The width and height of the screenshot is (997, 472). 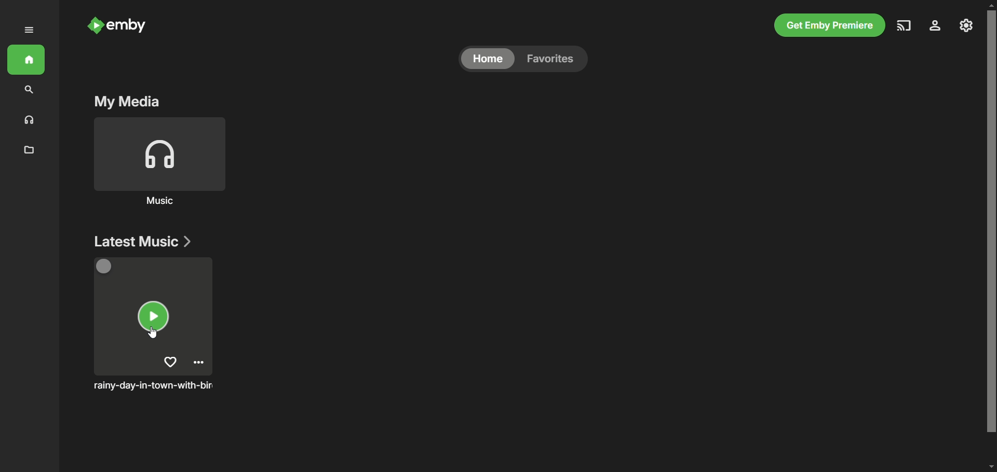 I want to click on folder, so click(x=31, y=150).